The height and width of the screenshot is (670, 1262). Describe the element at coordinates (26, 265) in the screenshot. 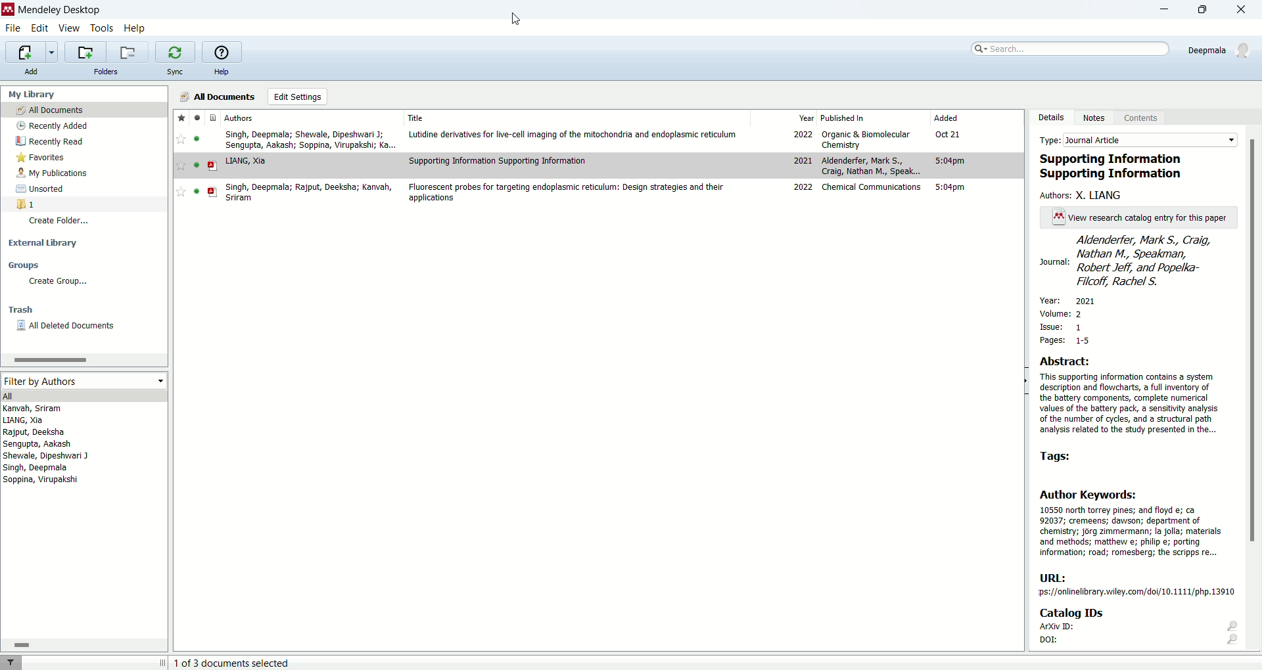

I see `groups` at that location.